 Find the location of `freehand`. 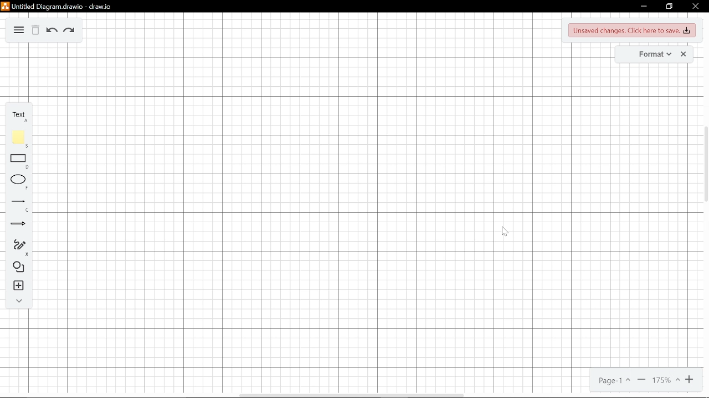

freehand is located at coordinates (15, 247).